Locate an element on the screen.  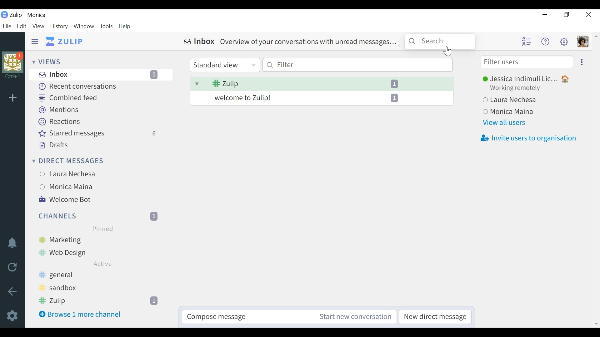
Laura Nechesa is located at coordinates (85, 173).